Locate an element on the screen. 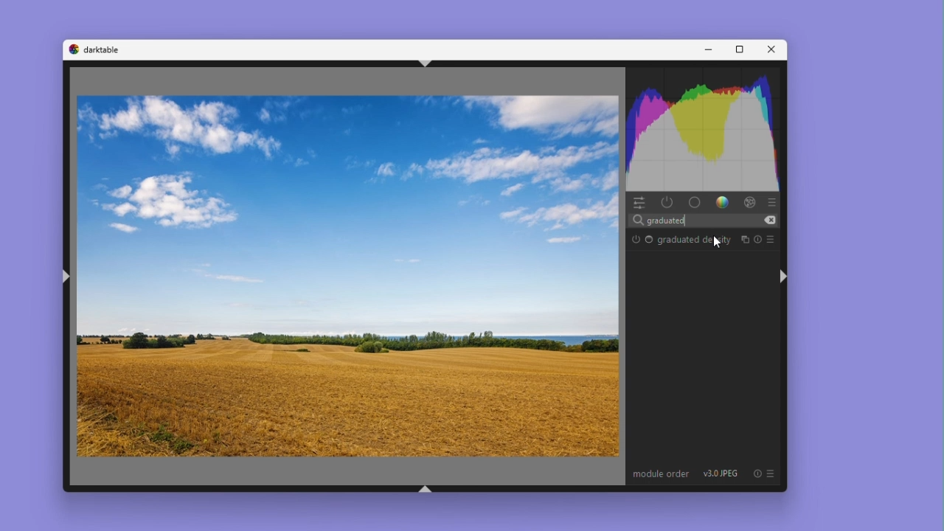 The height and width of the screenshot is (531, 944). v3.0 JPEG is located at coordinates (722, 474).